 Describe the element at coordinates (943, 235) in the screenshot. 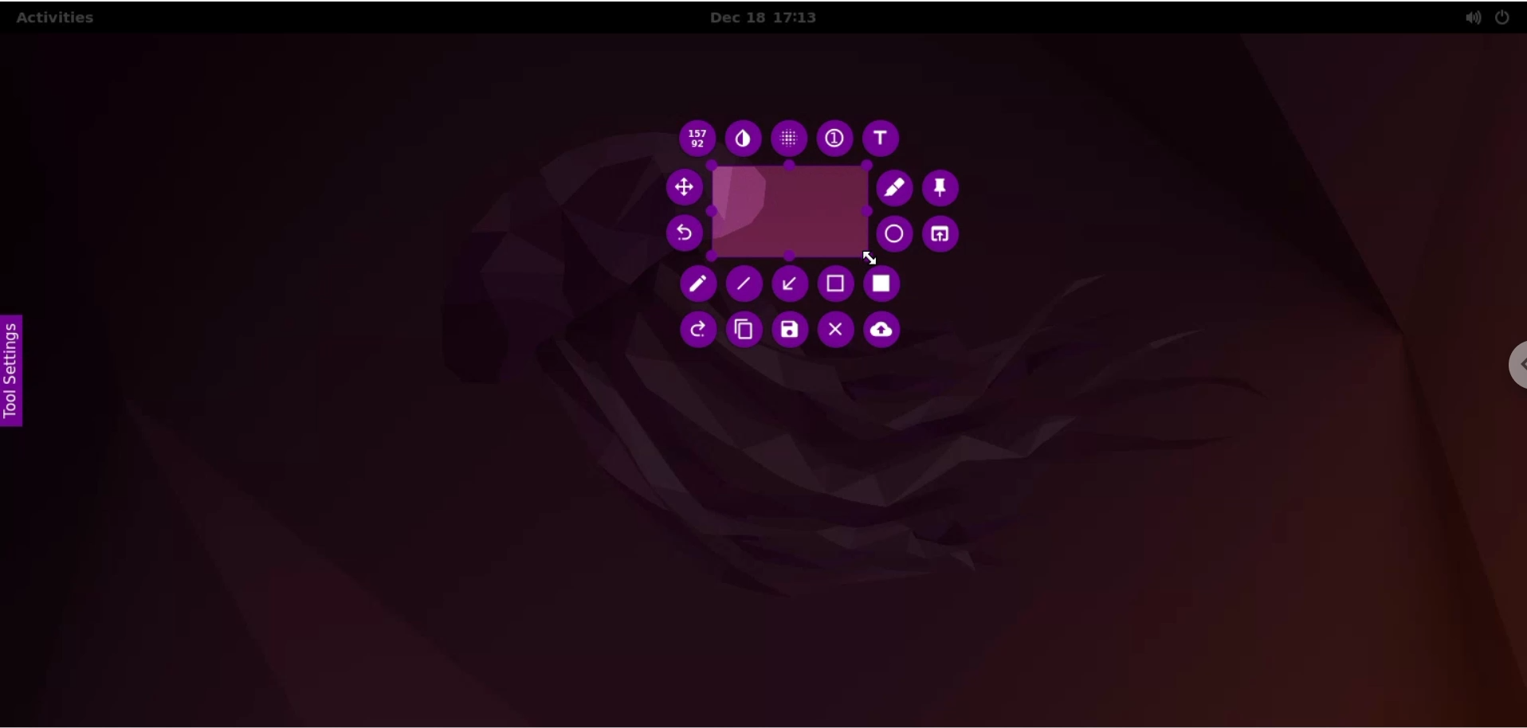

I see `choose an app to open` at that location.